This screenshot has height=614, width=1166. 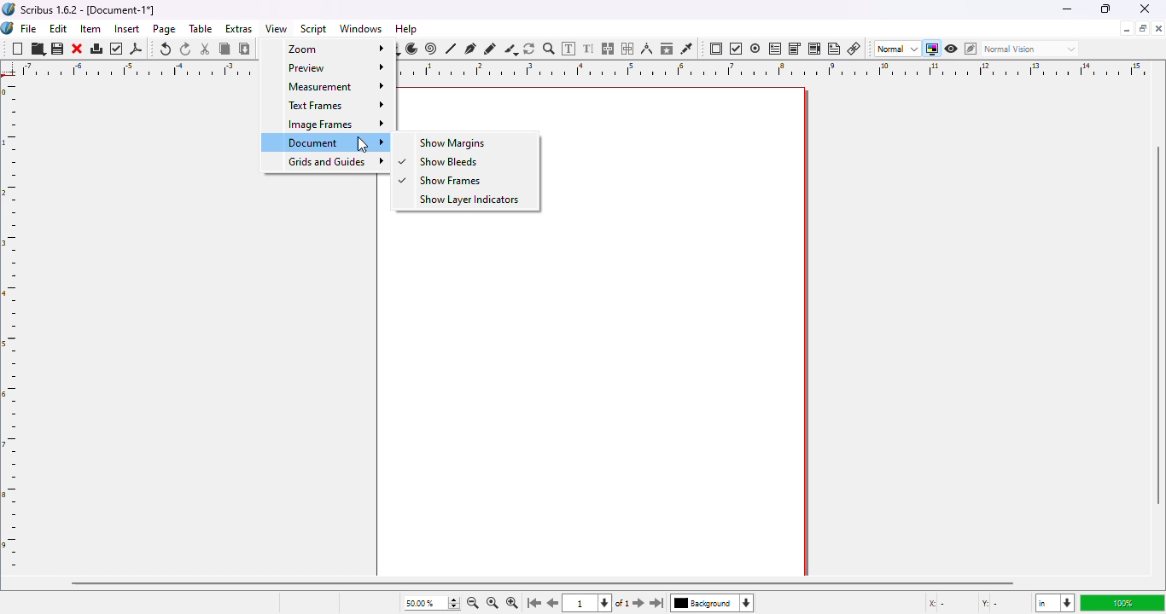 What do you see at coordinates (452, 49) in the screenshot?
I see `line` at bounding box center [452, 49].